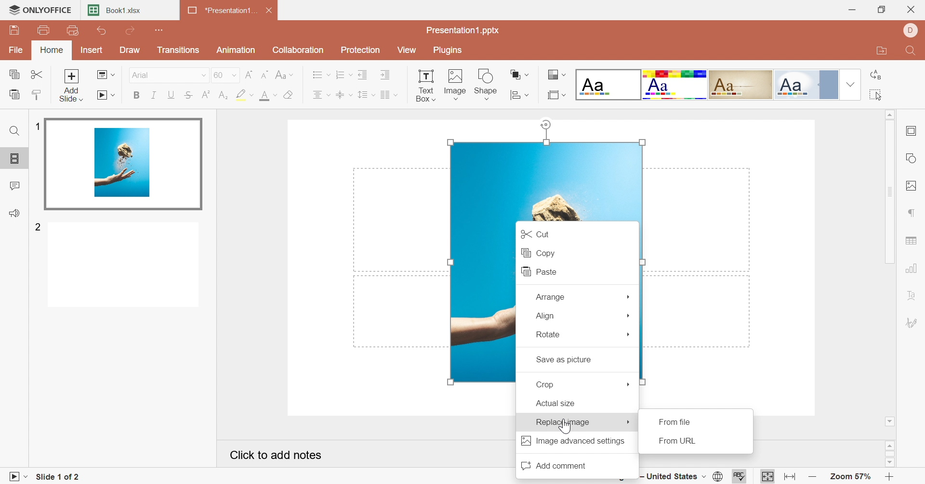 The width and height of the screenshot is (925, 484). I want to click on Collaboration, so click(299, 50).